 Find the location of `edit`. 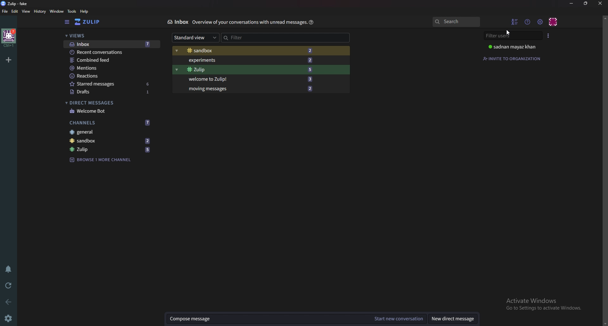

edit is located at coordinates (15, 12).